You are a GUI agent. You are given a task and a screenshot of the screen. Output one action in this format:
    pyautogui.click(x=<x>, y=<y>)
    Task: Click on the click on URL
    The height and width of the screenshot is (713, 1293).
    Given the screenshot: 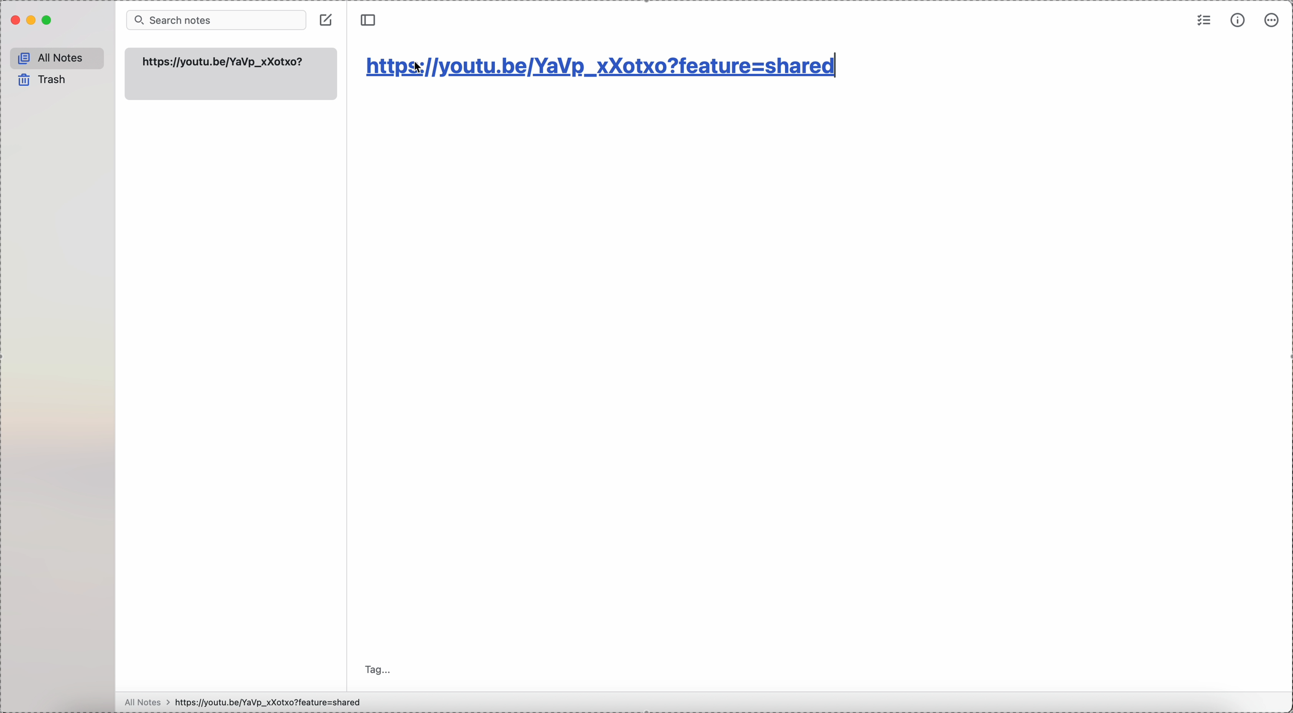 What is the action you would take?
    pyautogui.click(x=601, y=67)
    